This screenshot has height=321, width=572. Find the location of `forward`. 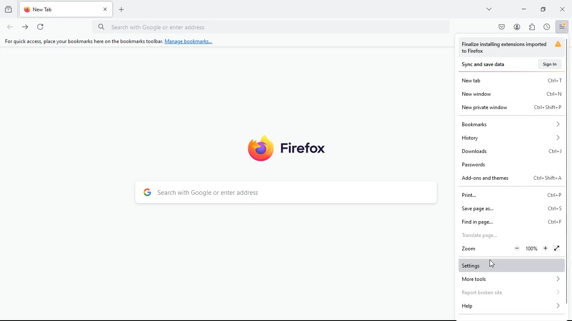

forward is located at coordinates (25, 27).